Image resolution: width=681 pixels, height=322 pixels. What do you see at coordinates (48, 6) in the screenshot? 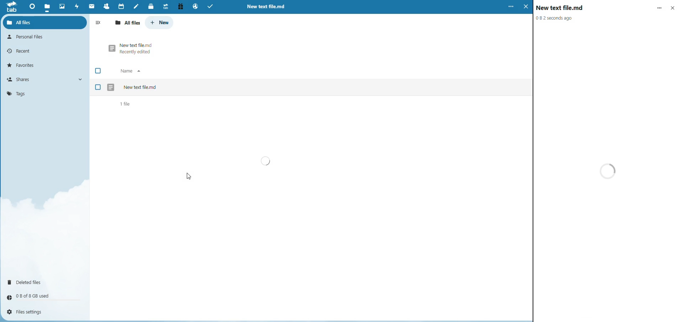
I see `file` at bounding box center [48, 6].